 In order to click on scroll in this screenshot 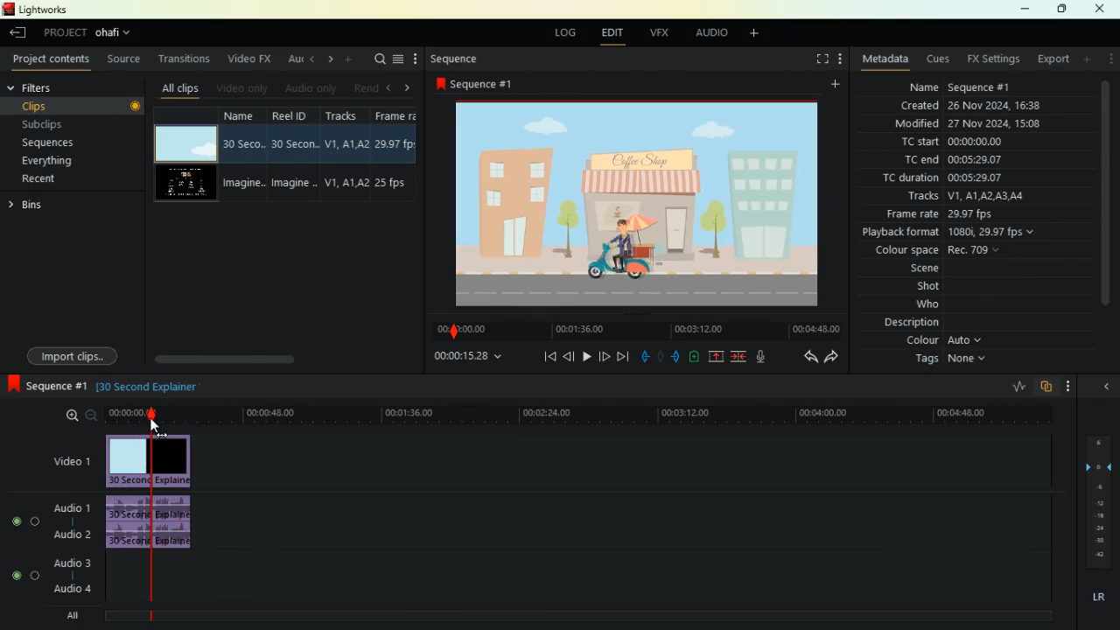, I will do `click(267, 359)`.